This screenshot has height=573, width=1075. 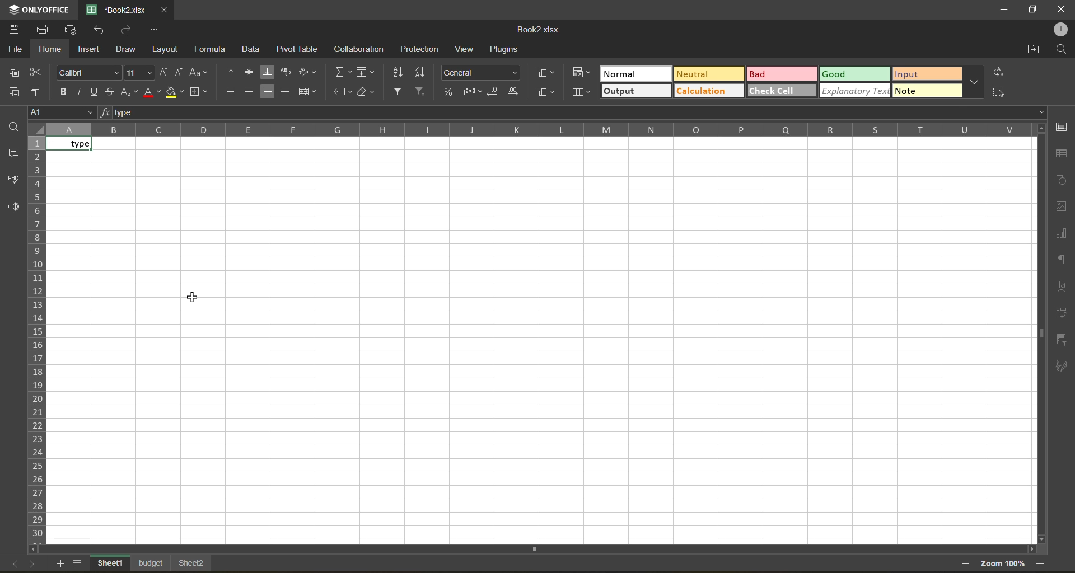 What do you see at coordinates (270, 72) in the screenshot?
I see `align bottom` at bounding box center [270, 72].